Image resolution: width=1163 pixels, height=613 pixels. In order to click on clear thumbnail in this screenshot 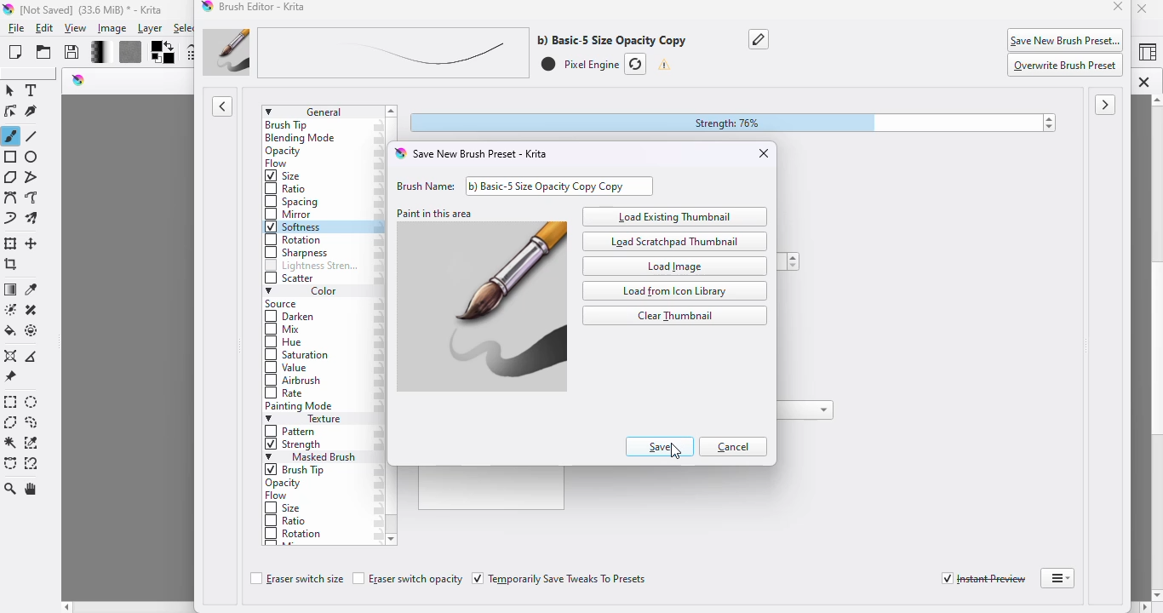, I will do `click(674, 316)`.